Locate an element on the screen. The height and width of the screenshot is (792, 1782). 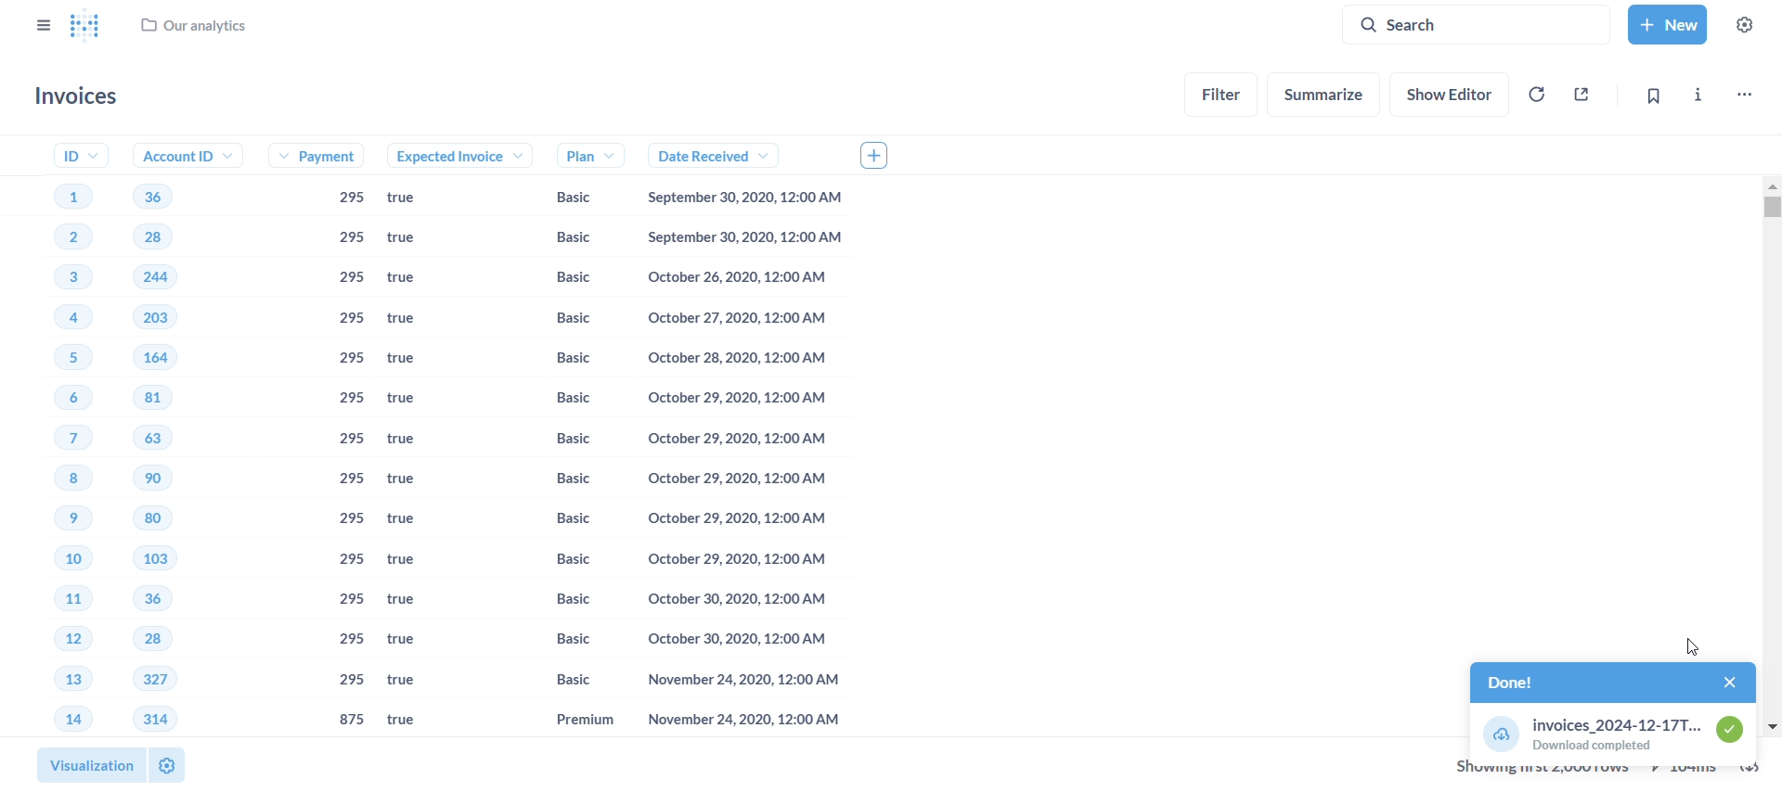
true is located at coordinates (415, 359).